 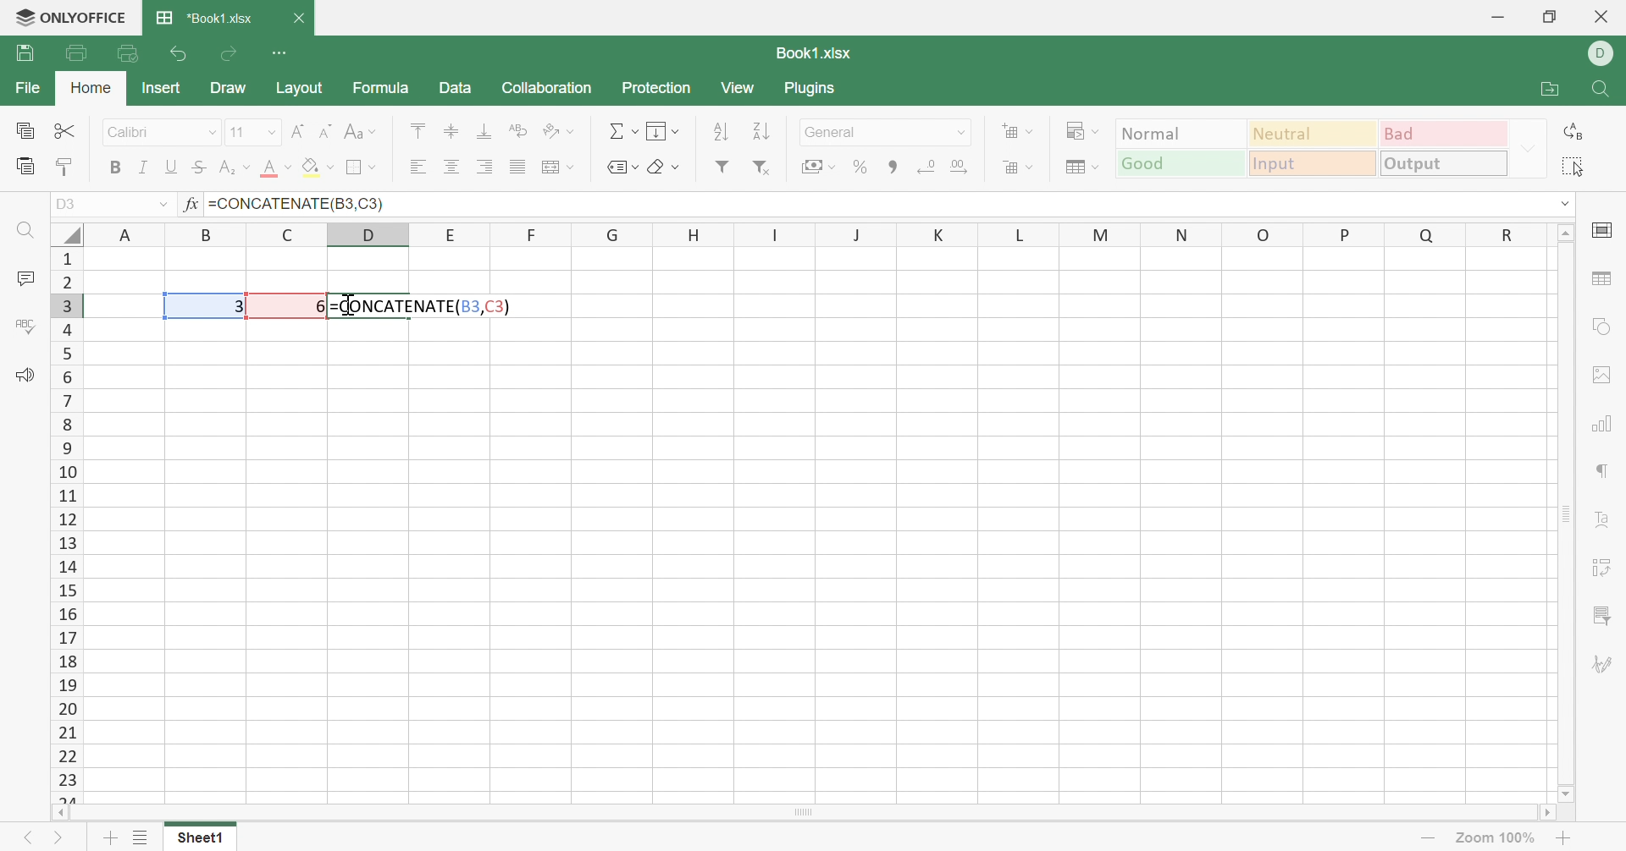 I want to click on Align right, so click(x=484, y=167).